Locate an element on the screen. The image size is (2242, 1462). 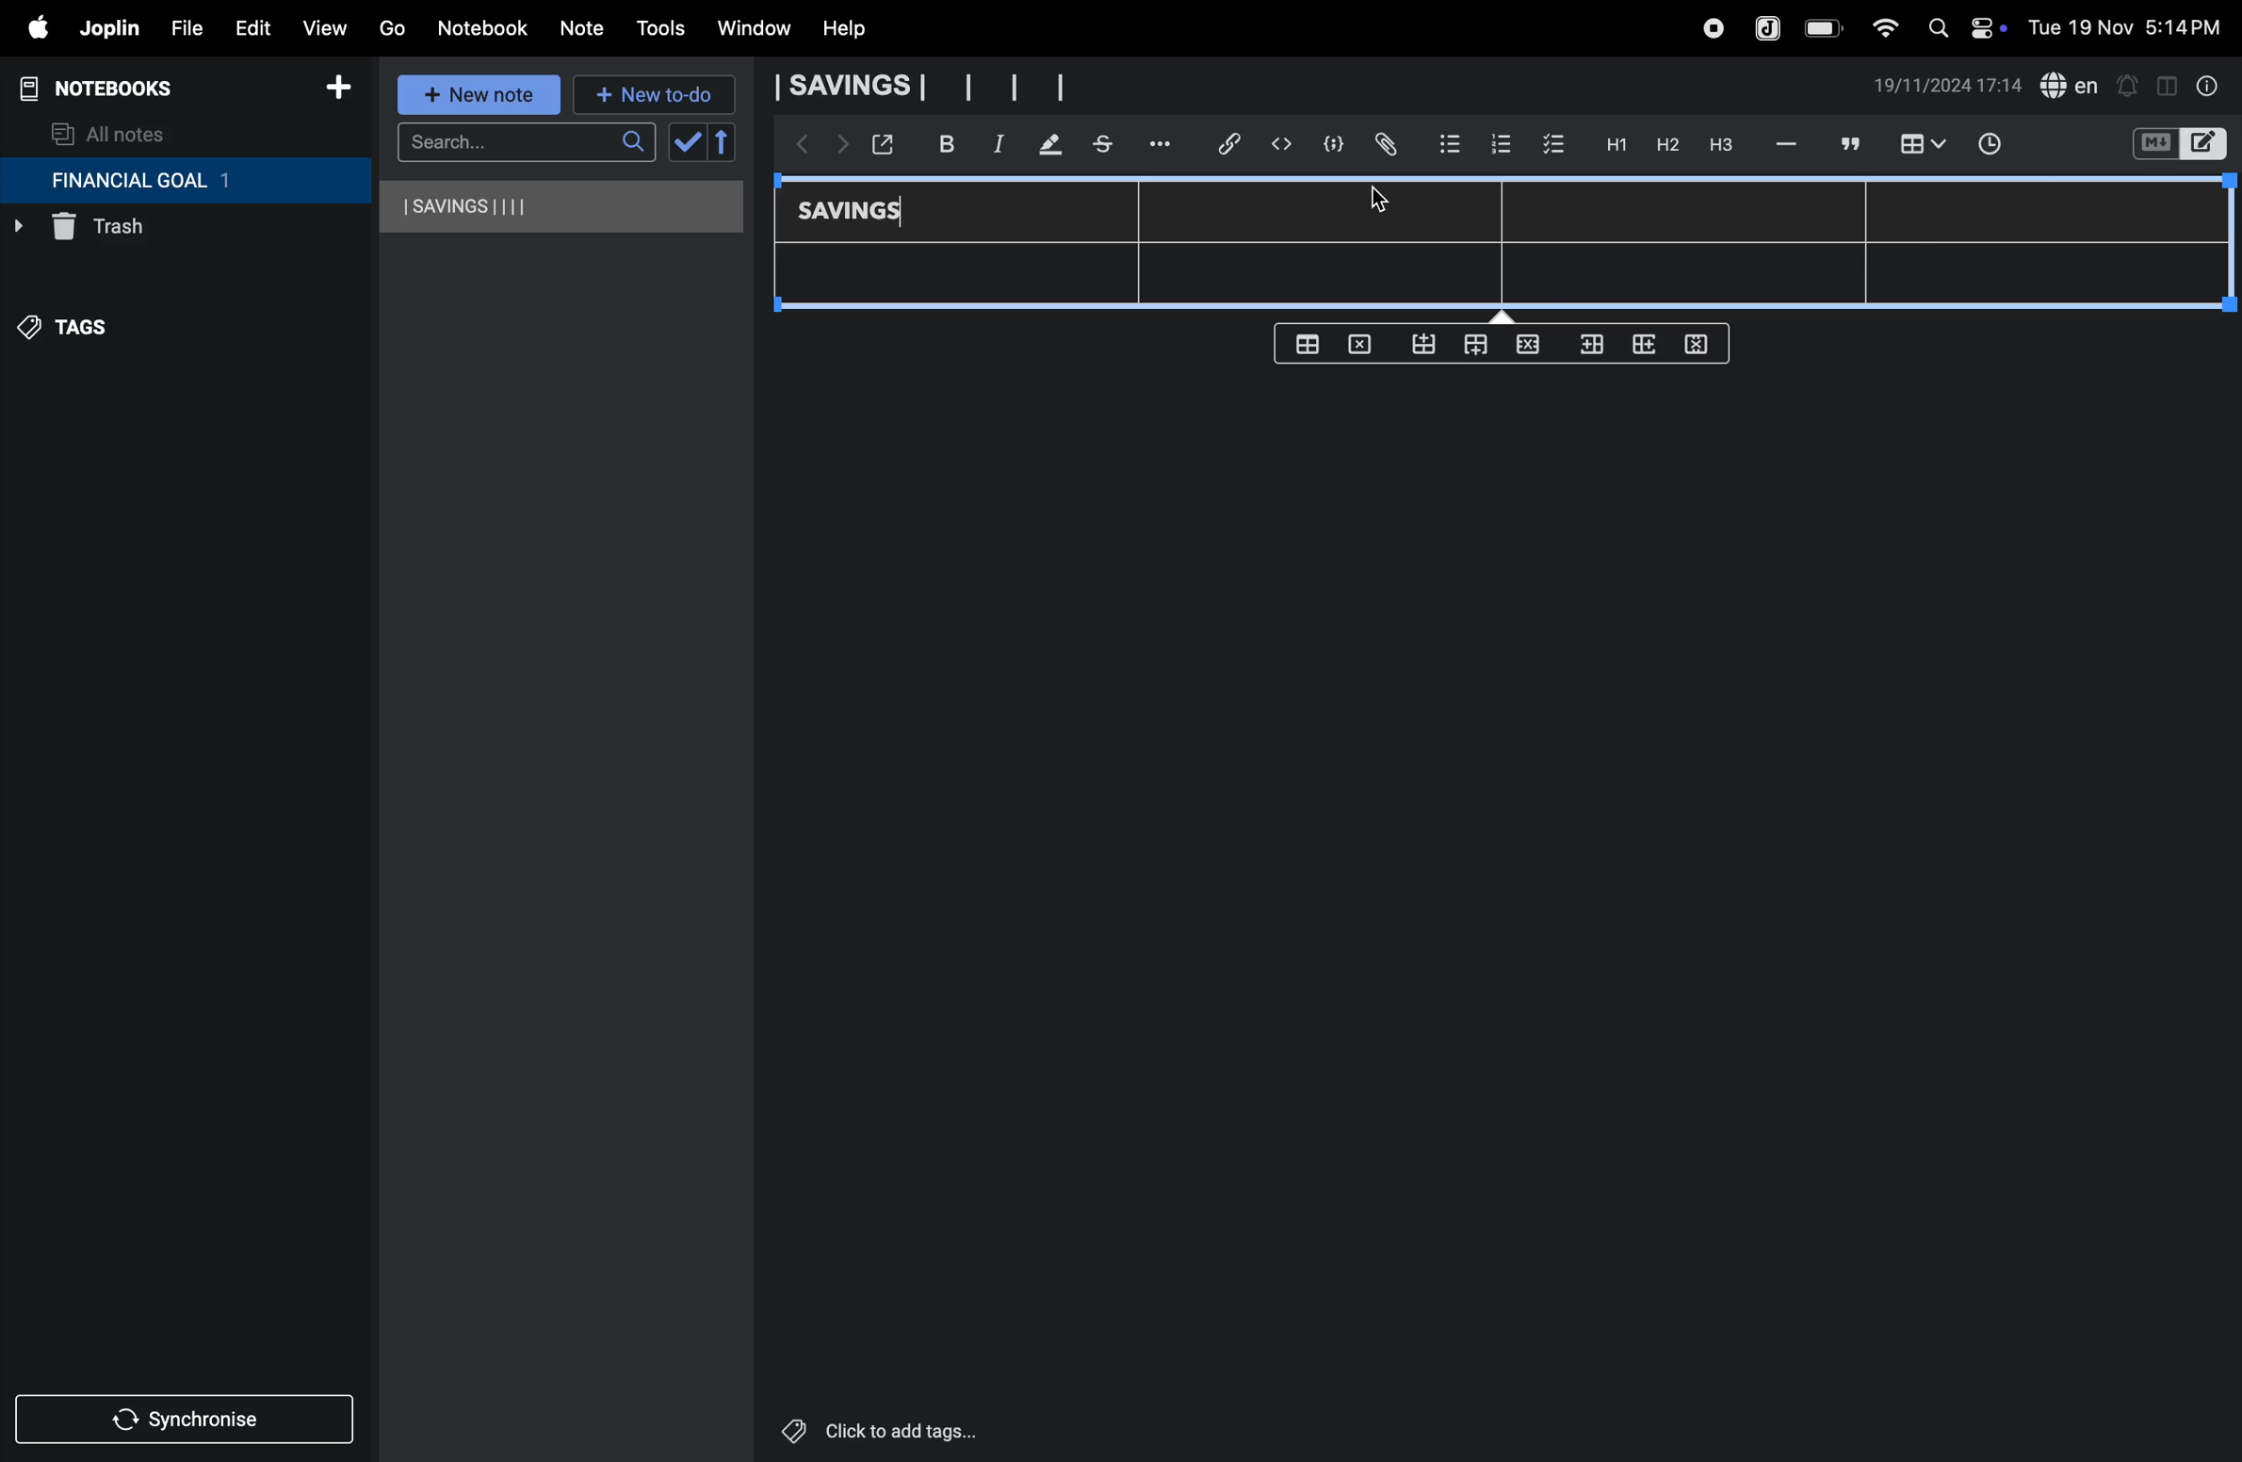
reverse sort order is located at coordinates (723, 142).